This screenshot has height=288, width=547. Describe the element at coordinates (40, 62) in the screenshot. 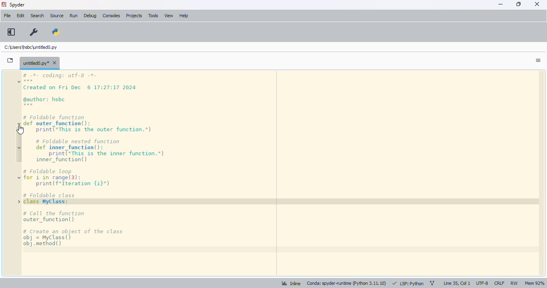

I see `untitled0.py` at that location.